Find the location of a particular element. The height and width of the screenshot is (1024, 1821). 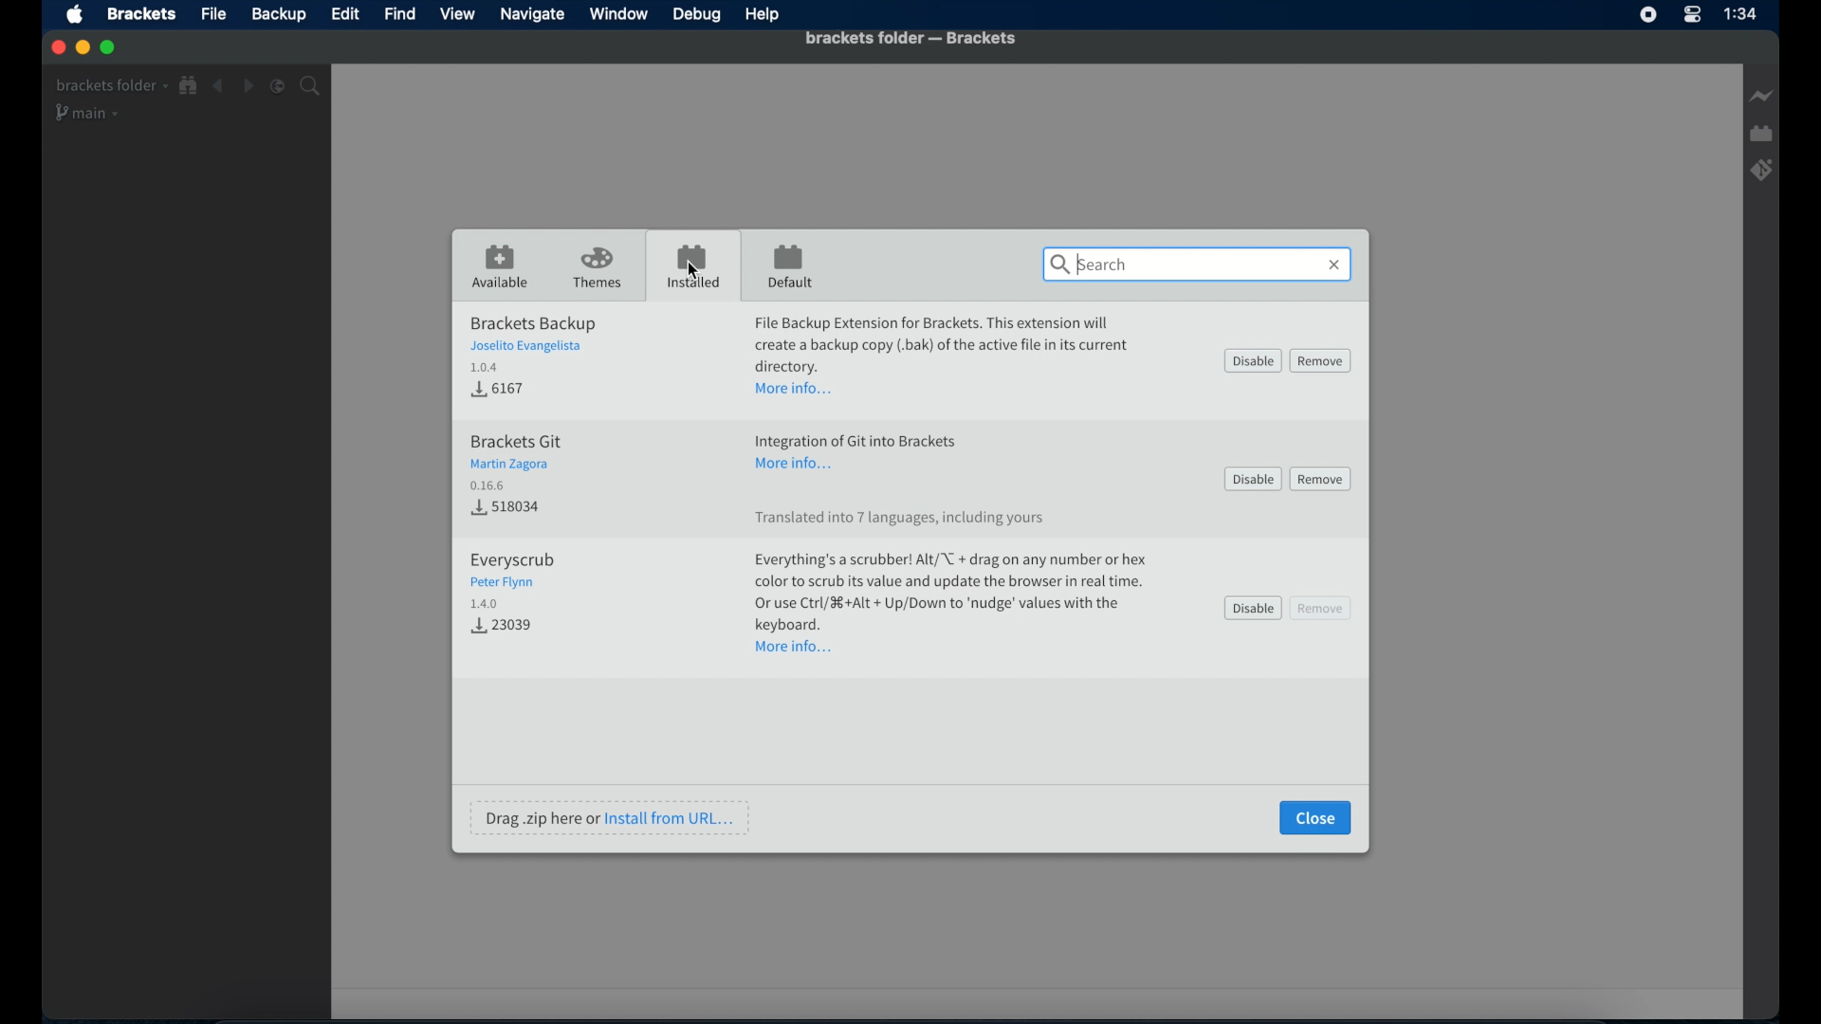

Download is located at coordinates (505, 628).